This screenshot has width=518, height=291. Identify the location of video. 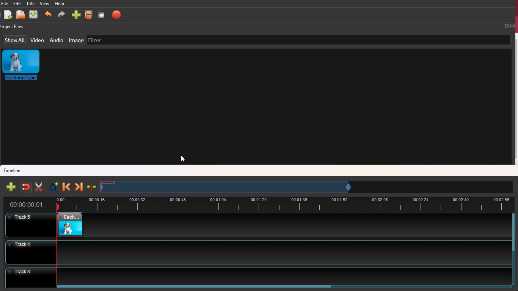
(36, 41).